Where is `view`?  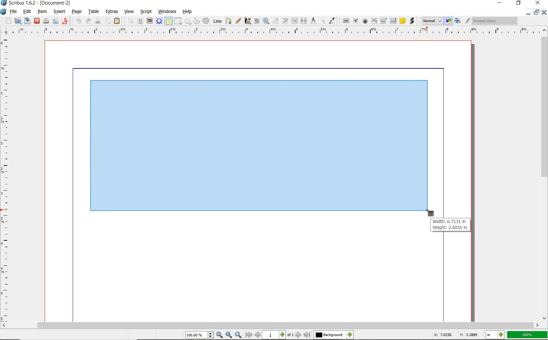 view is located at coordinates (129, 12).